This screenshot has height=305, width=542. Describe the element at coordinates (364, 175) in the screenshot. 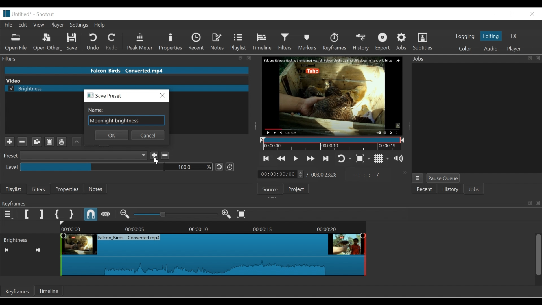

I see `In point` at that location.